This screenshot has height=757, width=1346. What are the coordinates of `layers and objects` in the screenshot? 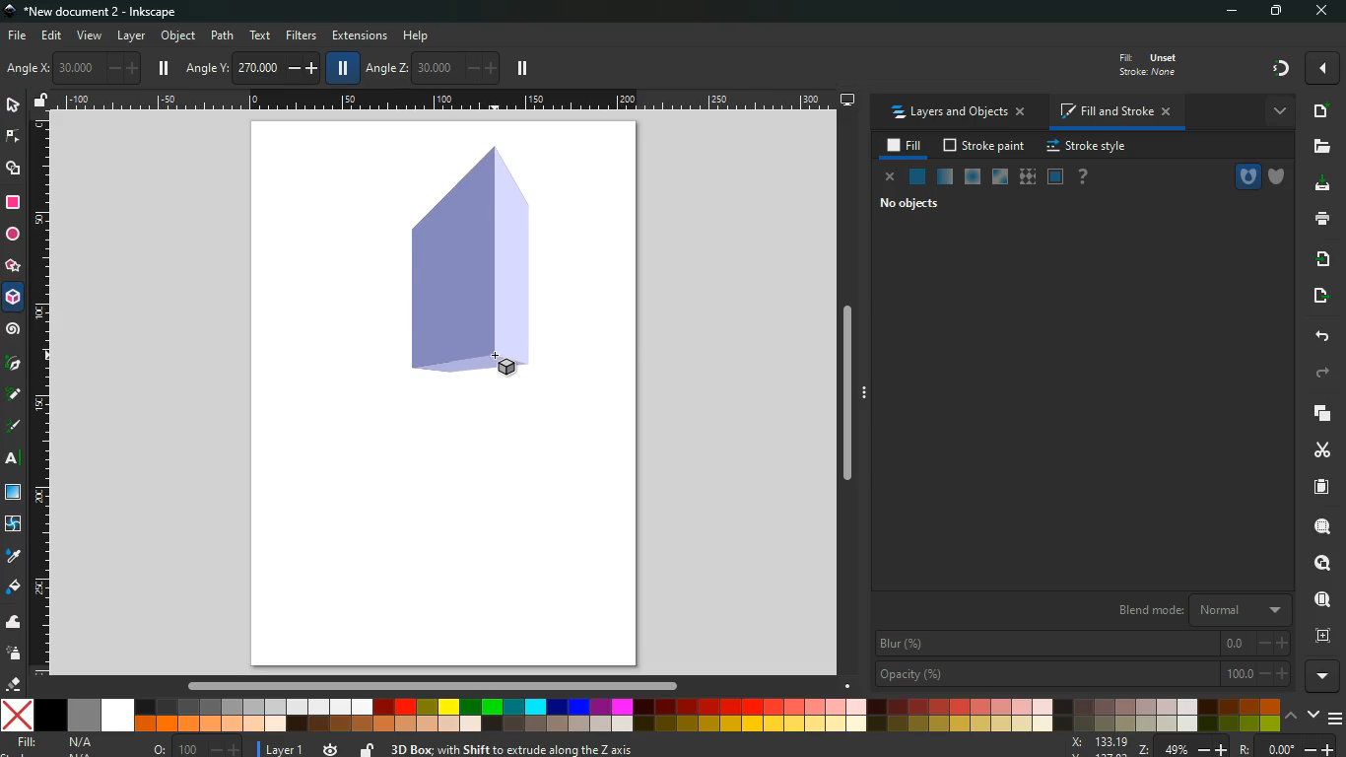 It's located at (958, 113).